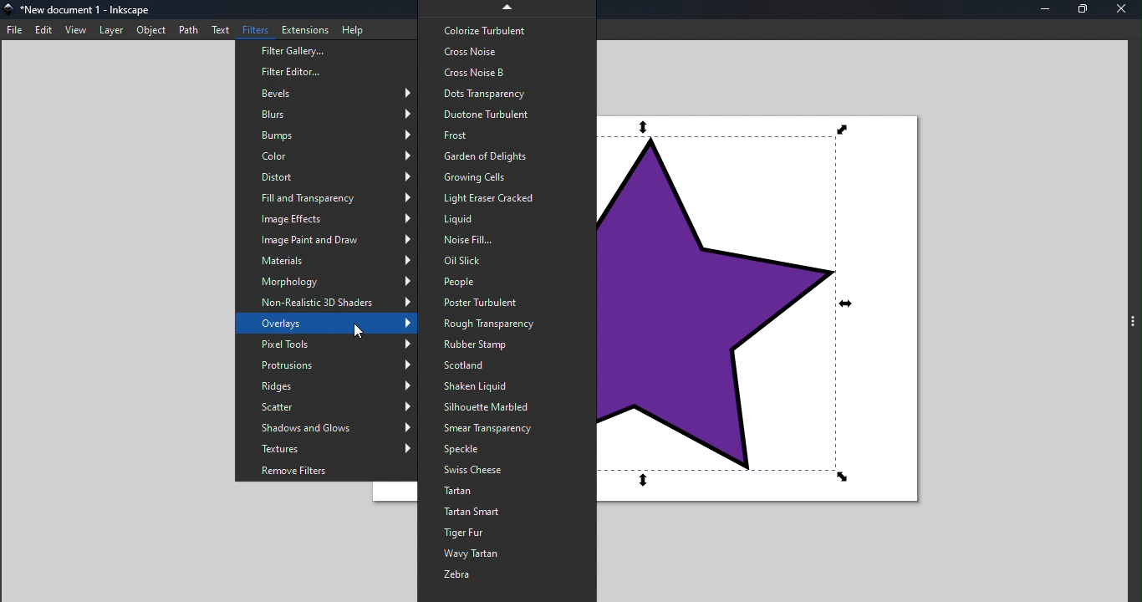  What do you see at coordinates (322, 72) in the screenshot?
I see `Filter editor` at bounding box center [322, 72].